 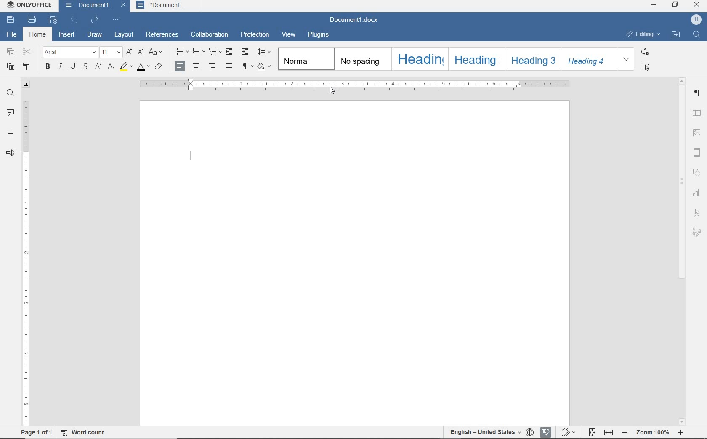 I want to click on SHAPE, so click(x=698, y=173).